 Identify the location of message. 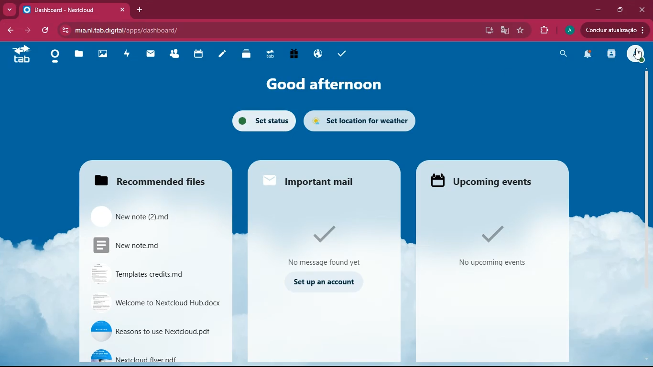
(324, 244).